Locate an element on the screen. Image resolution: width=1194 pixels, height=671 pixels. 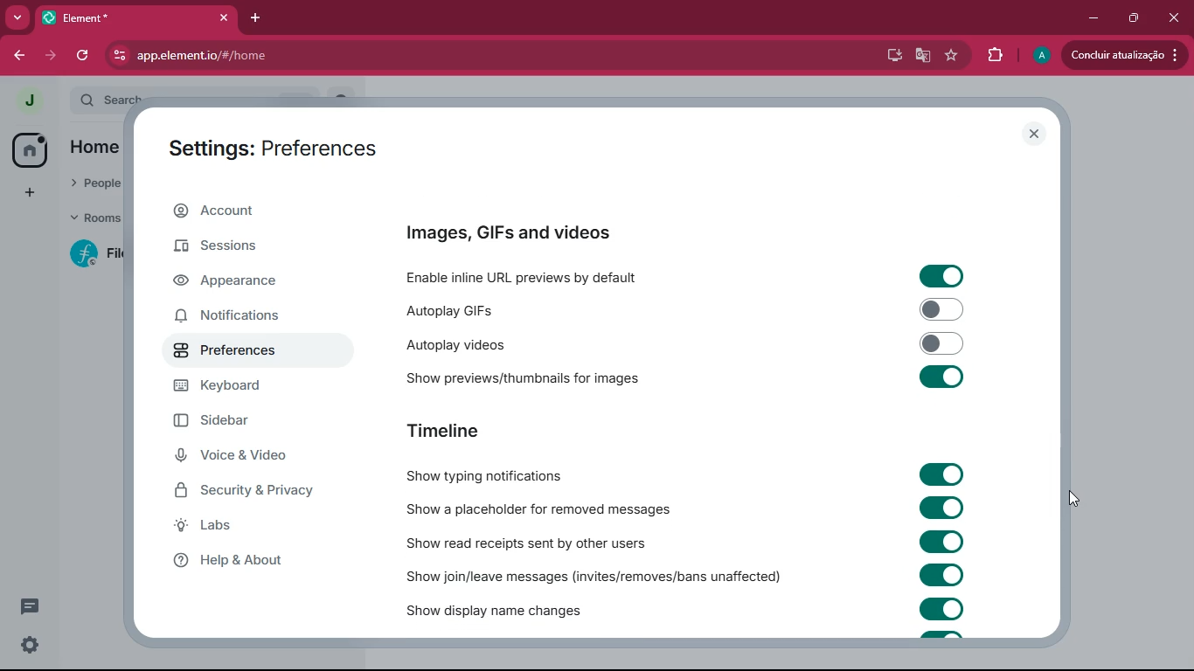
account is located at coordinates (253, 210).